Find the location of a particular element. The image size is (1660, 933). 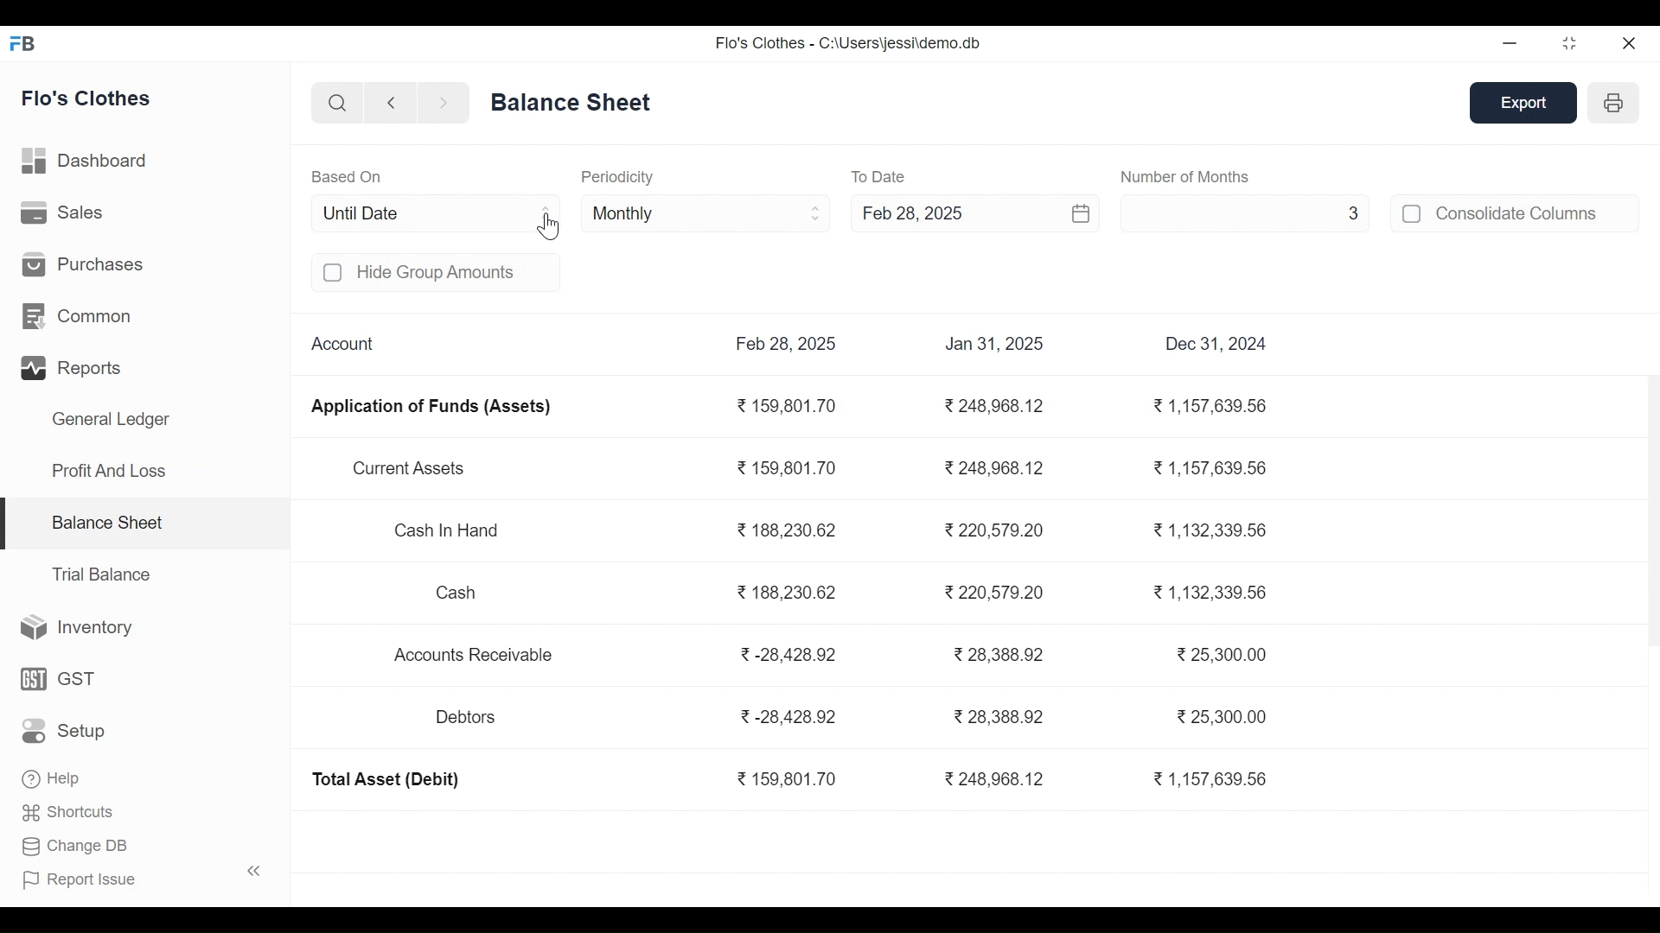

To Date is located at coordinates (881, 176).